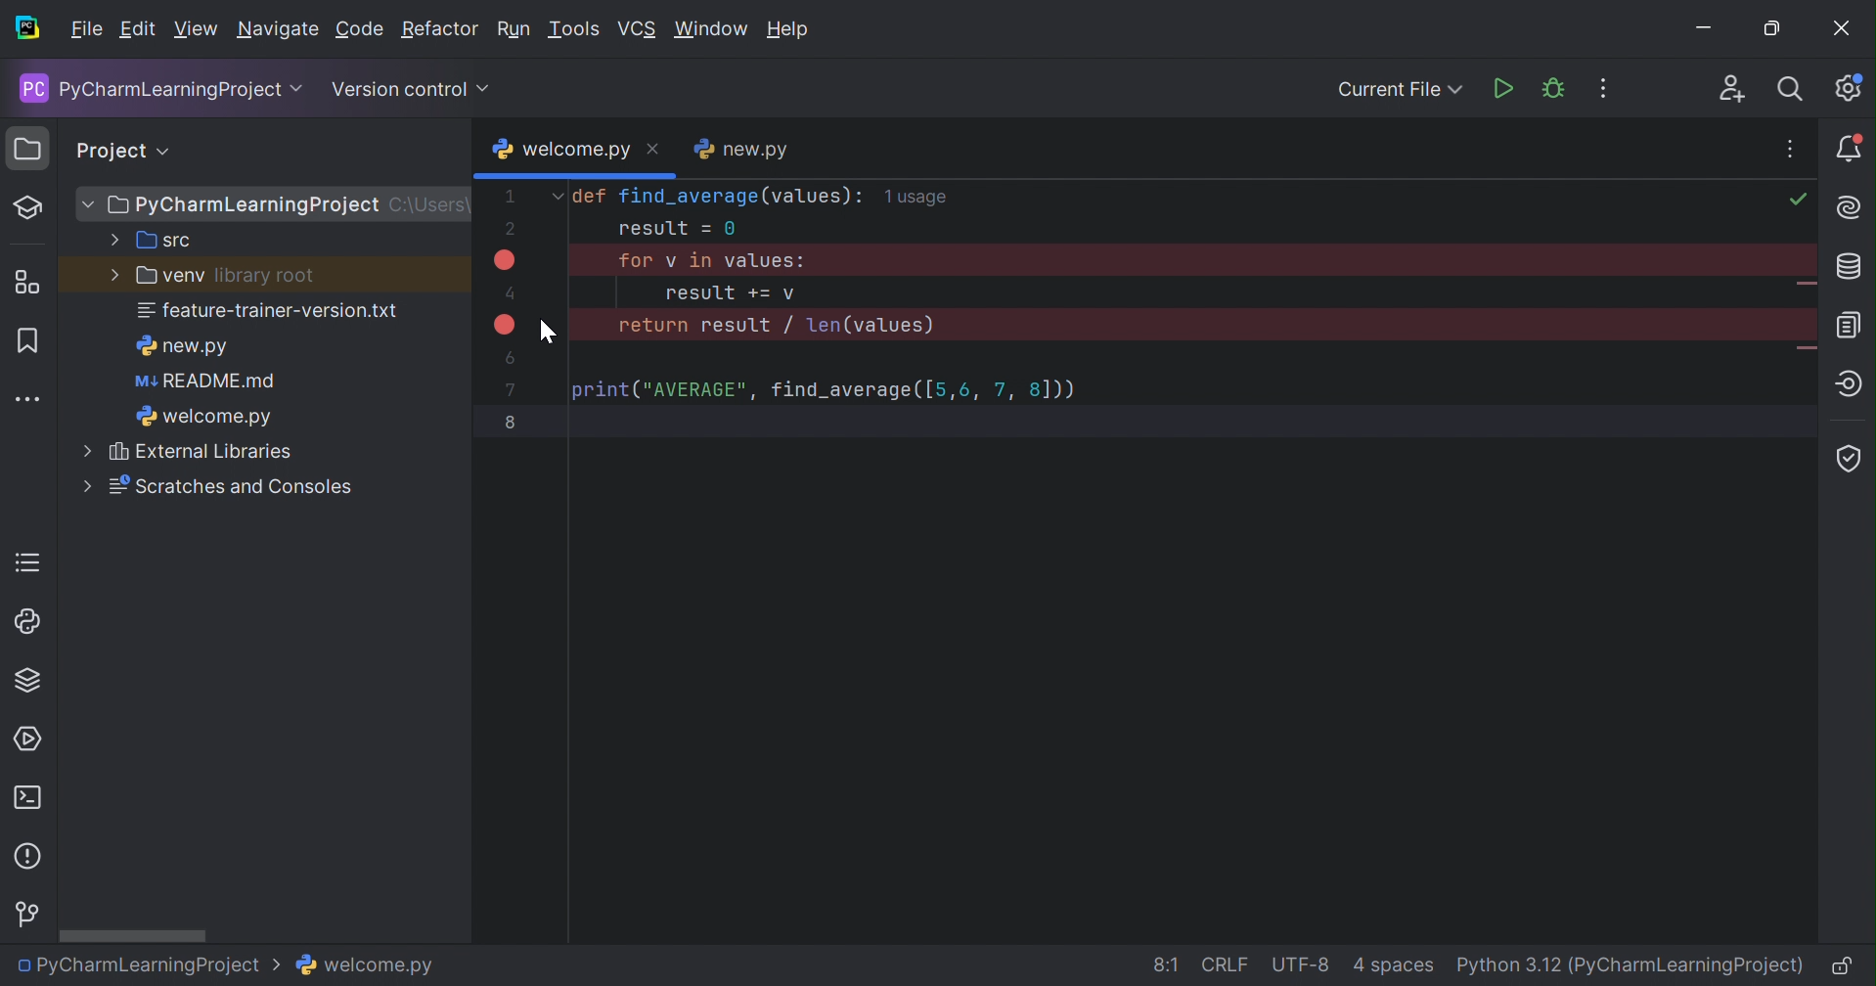 This screenshot has width=1876, height=986. Describe the element at coordinates (1844, 29) in the screenshot. I see `Close` at that location.